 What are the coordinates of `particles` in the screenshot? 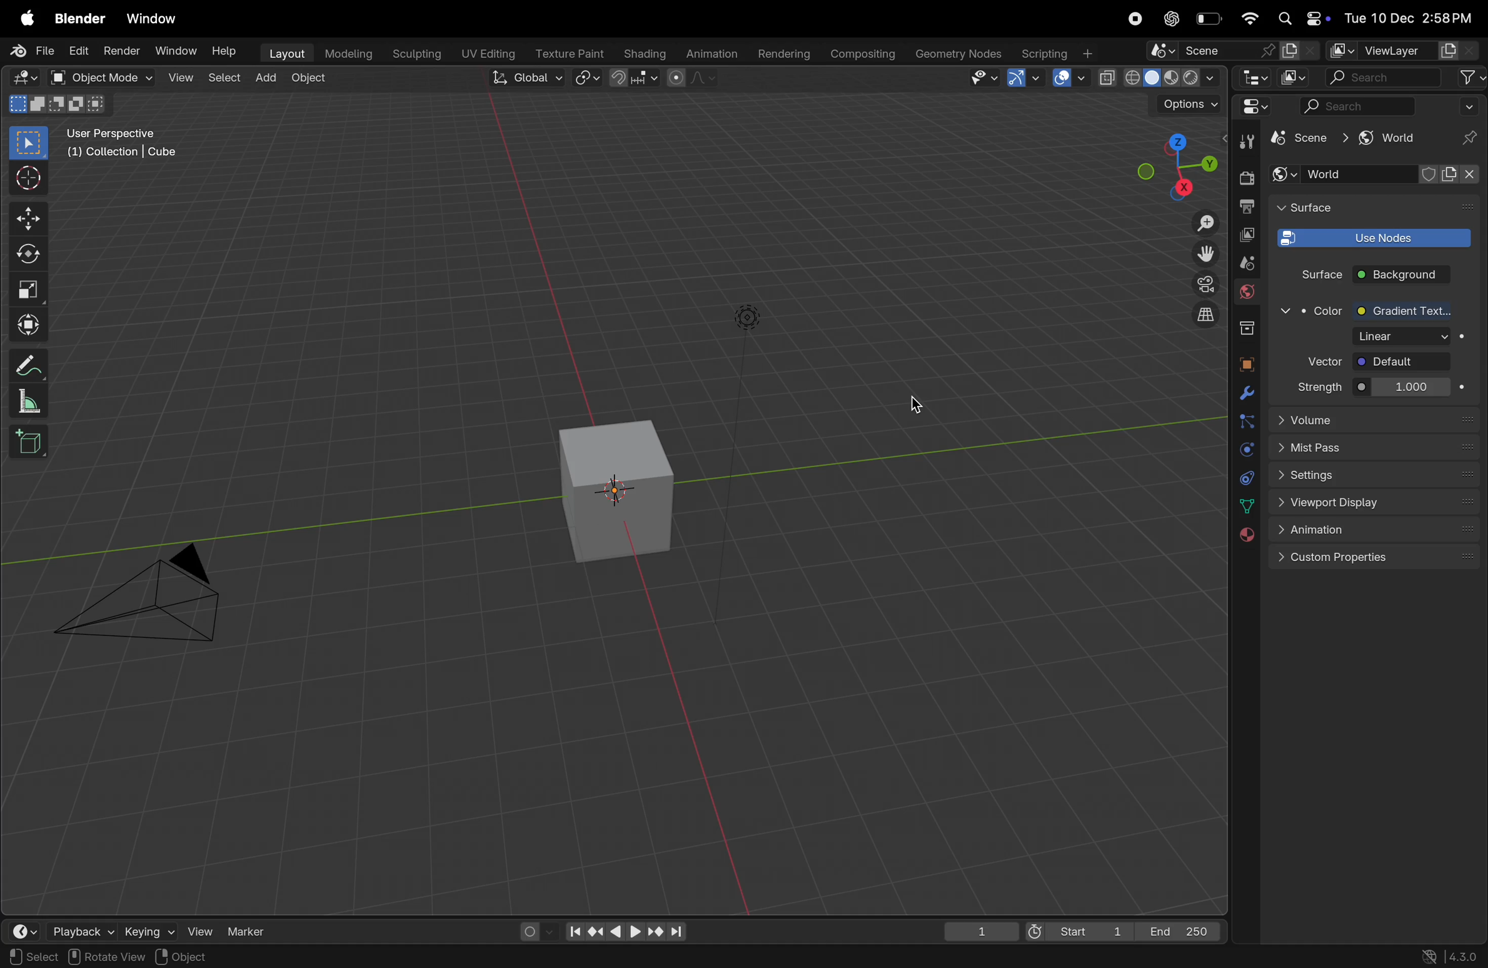 It's located at (1245, 421).